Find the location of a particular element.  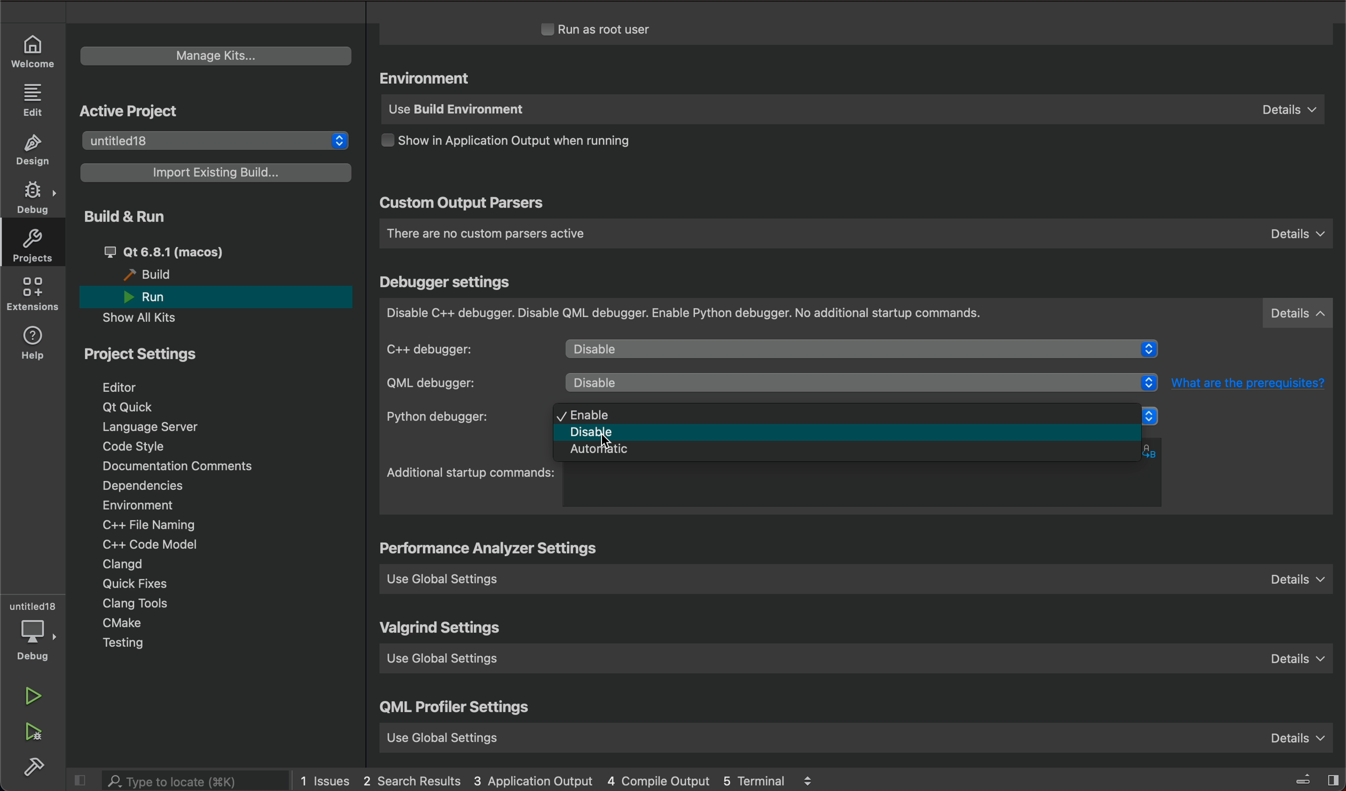

custom is located at coordinates (461, 204).